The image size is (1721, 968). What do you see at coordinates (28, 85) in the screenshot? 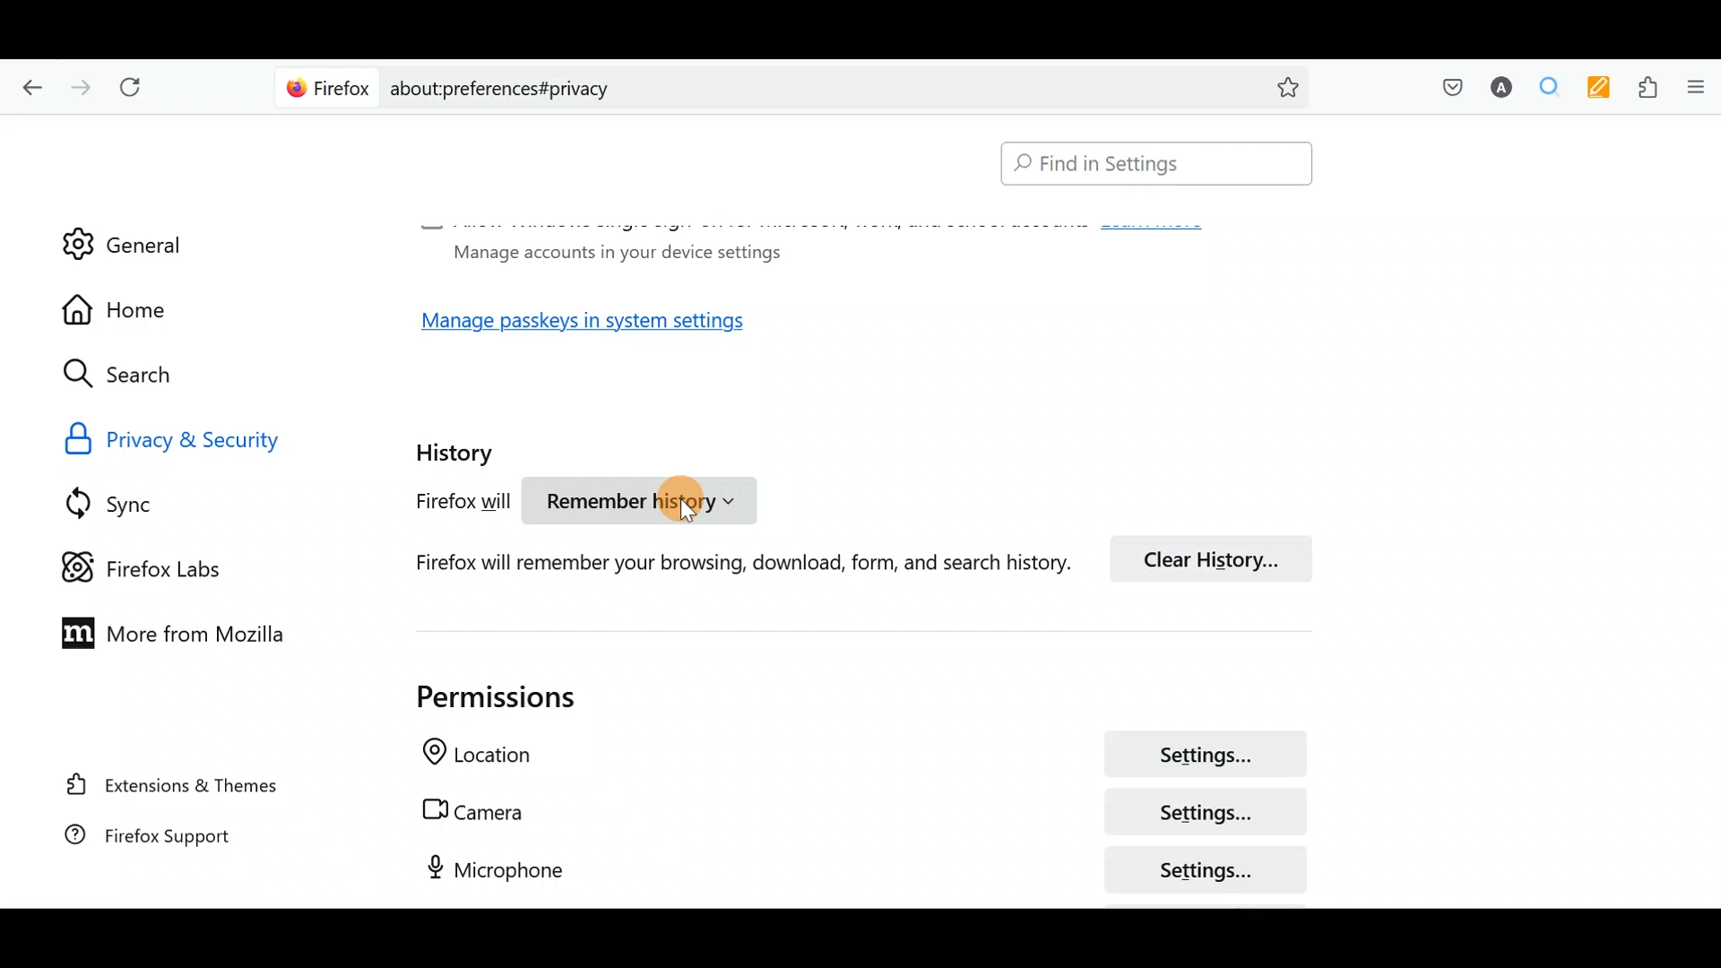
I see `Go back one page` at bounding box center [28, 85].